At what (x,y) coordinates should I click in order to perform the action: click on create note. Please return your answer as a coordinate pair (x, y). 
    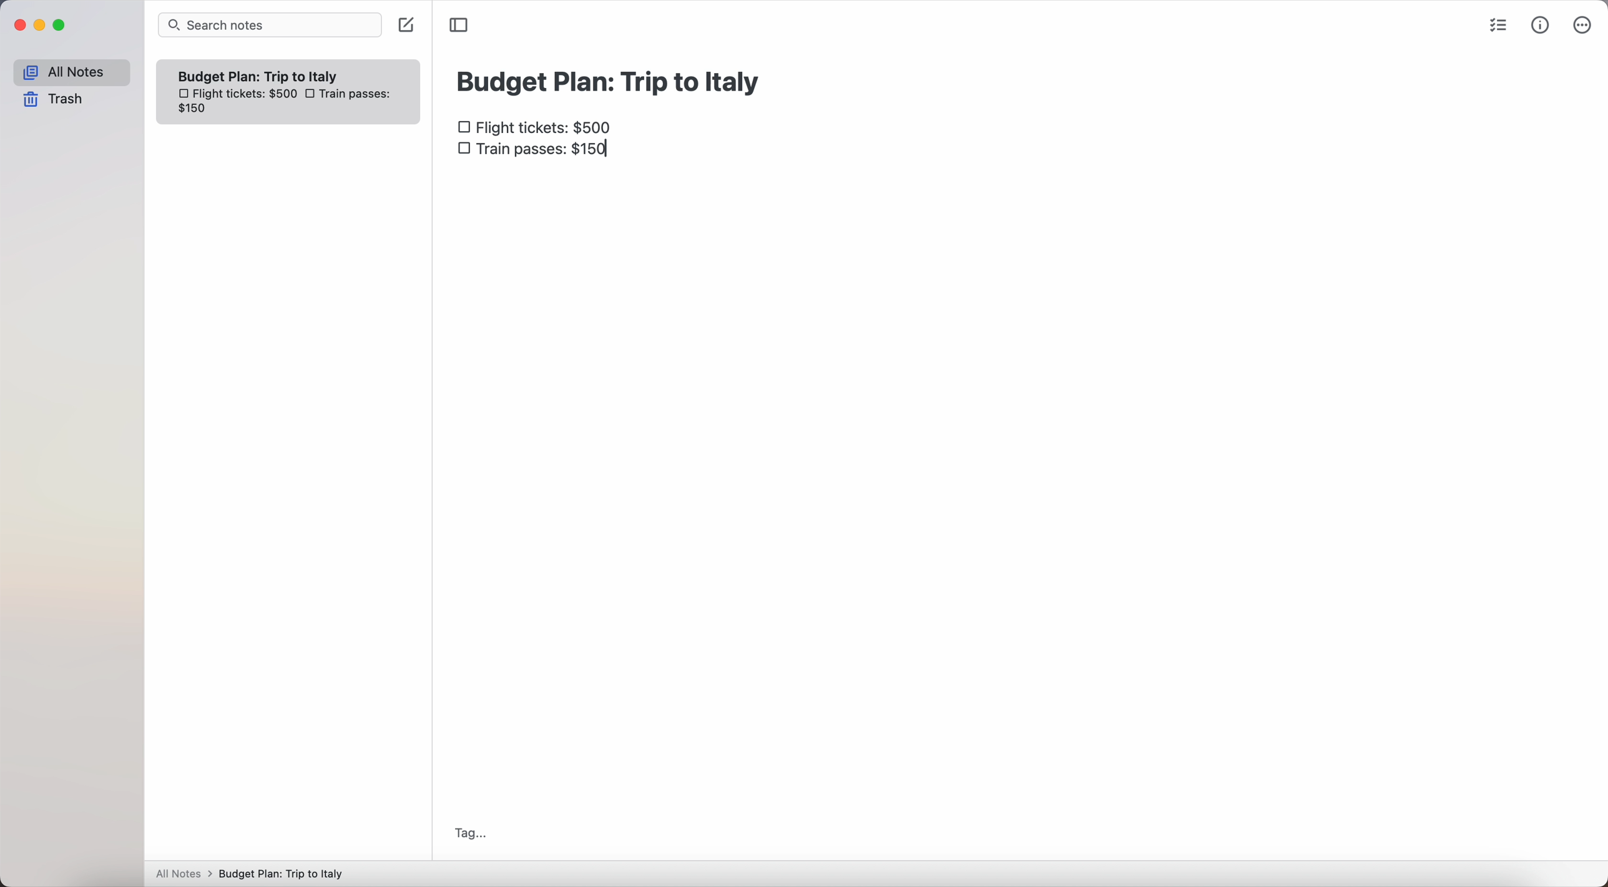
    Looking at the image, I should click on (405, 26).